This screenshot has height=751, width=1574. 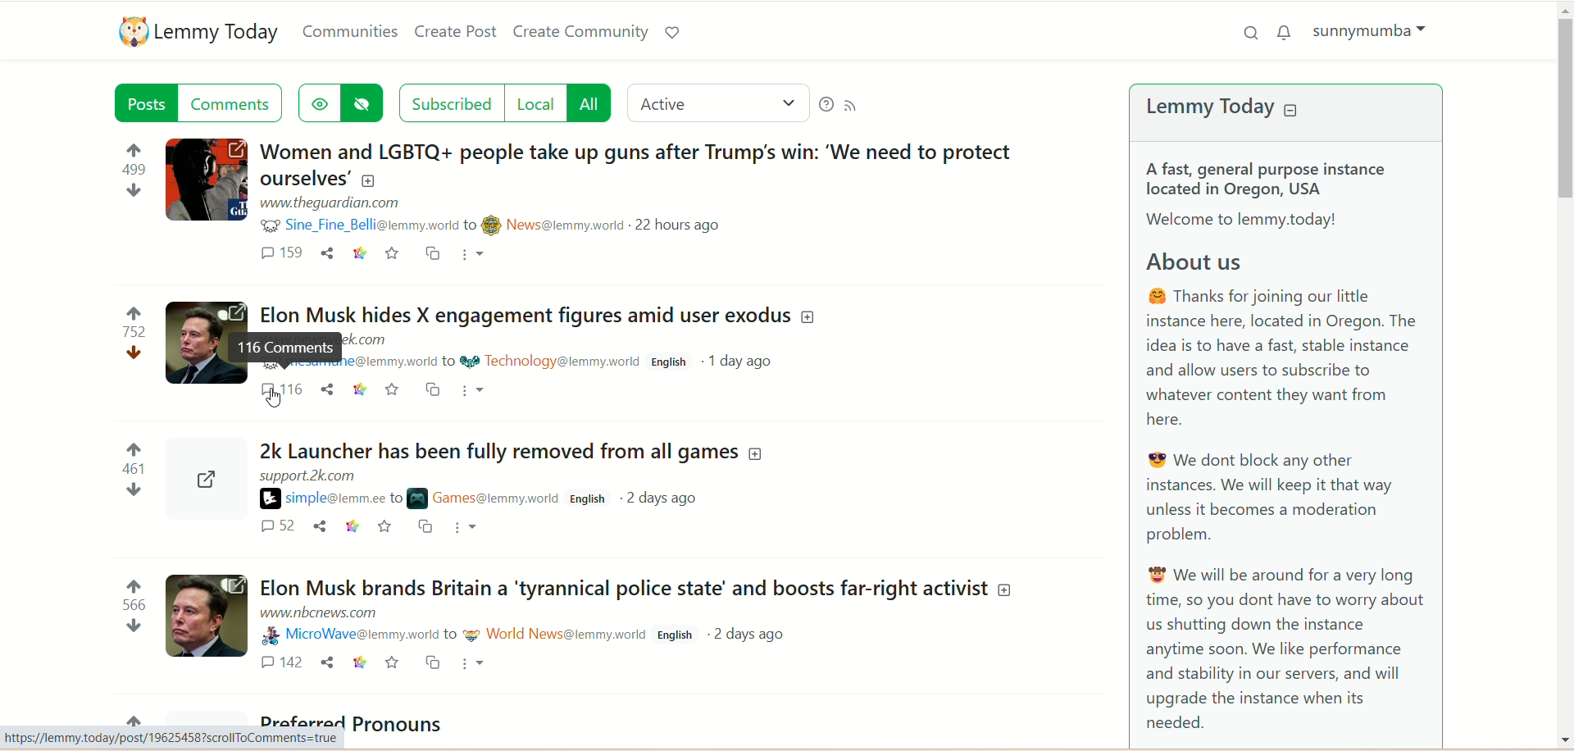 I want to click on hide hidden post, so click(x=362, y=103).